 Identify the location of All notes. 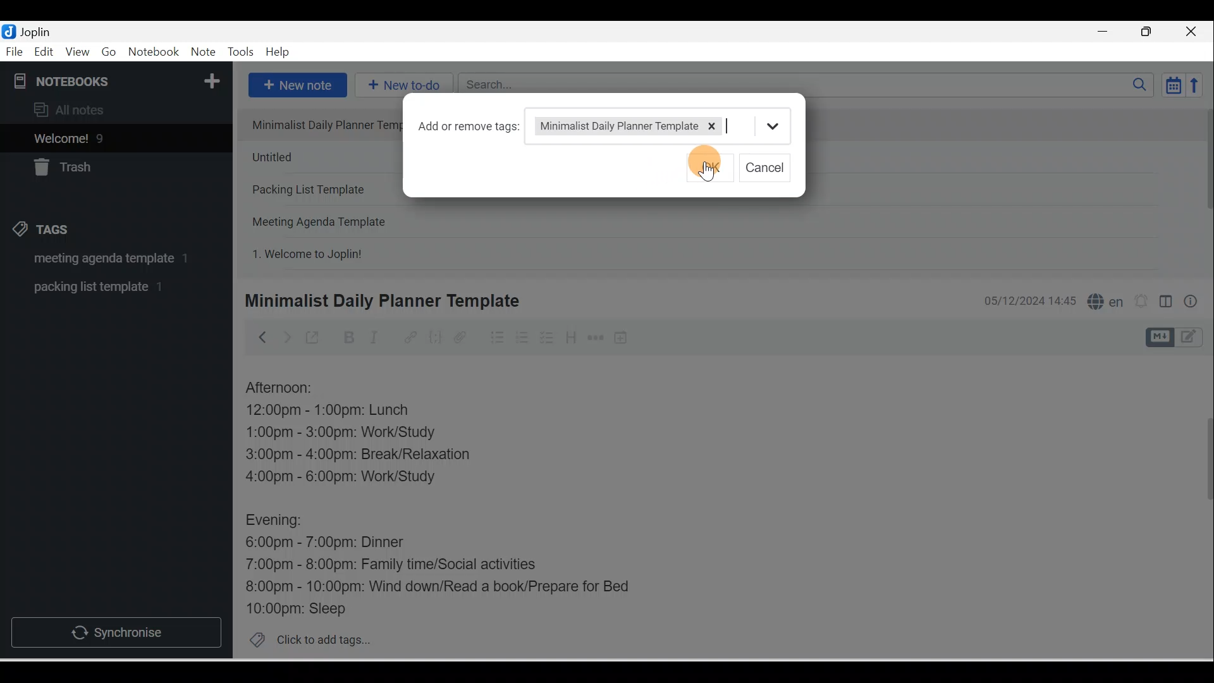
(114, 109).